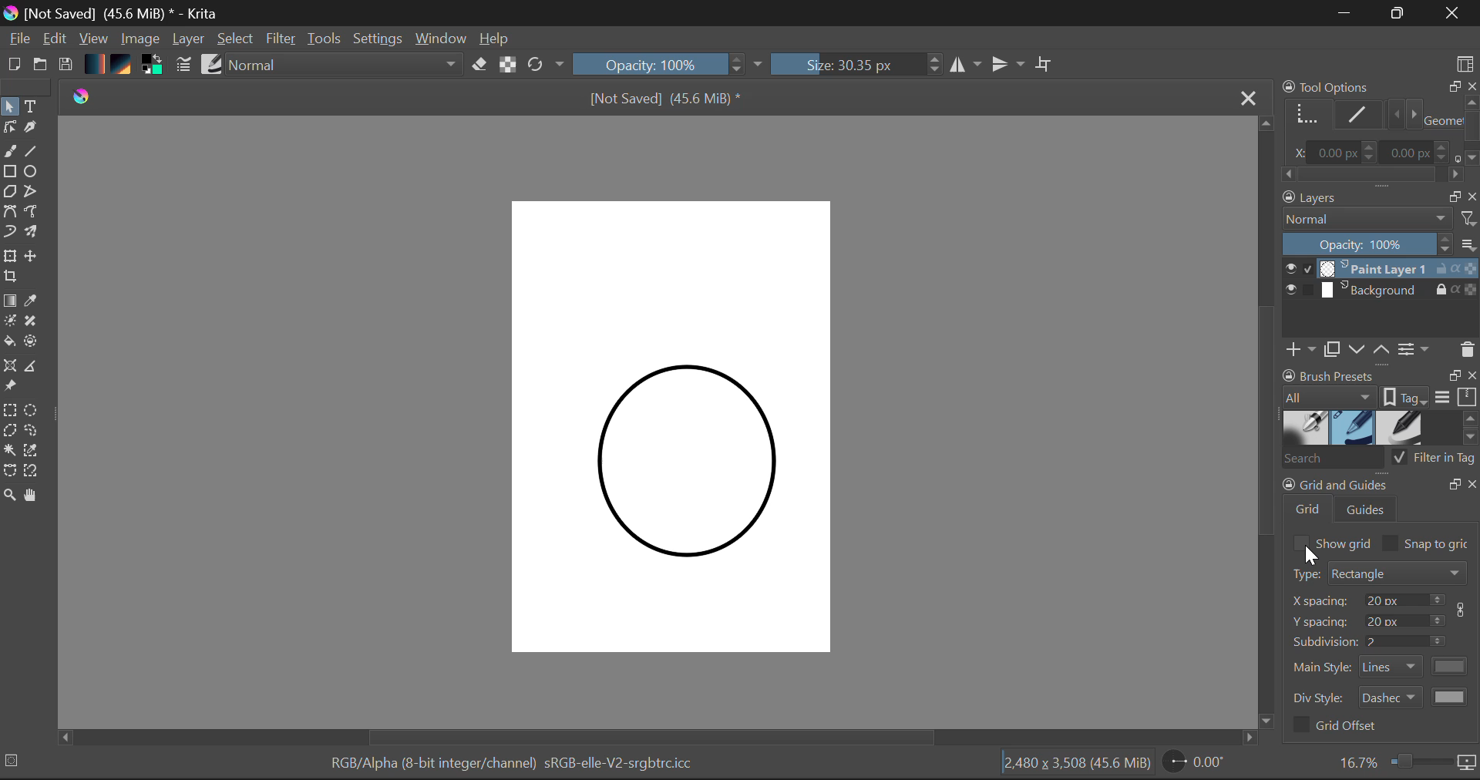 The height and width of the screenshot is (780, 1480). I want to click on Edit, so click(55, 39).